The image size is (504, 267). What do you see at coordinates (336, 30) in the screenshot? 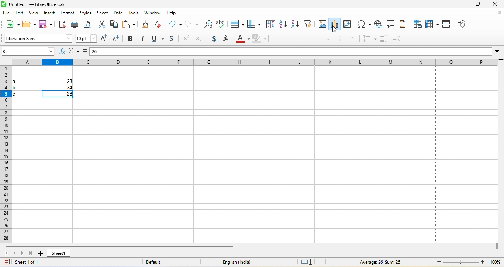
I see `cursor movement` at bounding box center [336, 30].